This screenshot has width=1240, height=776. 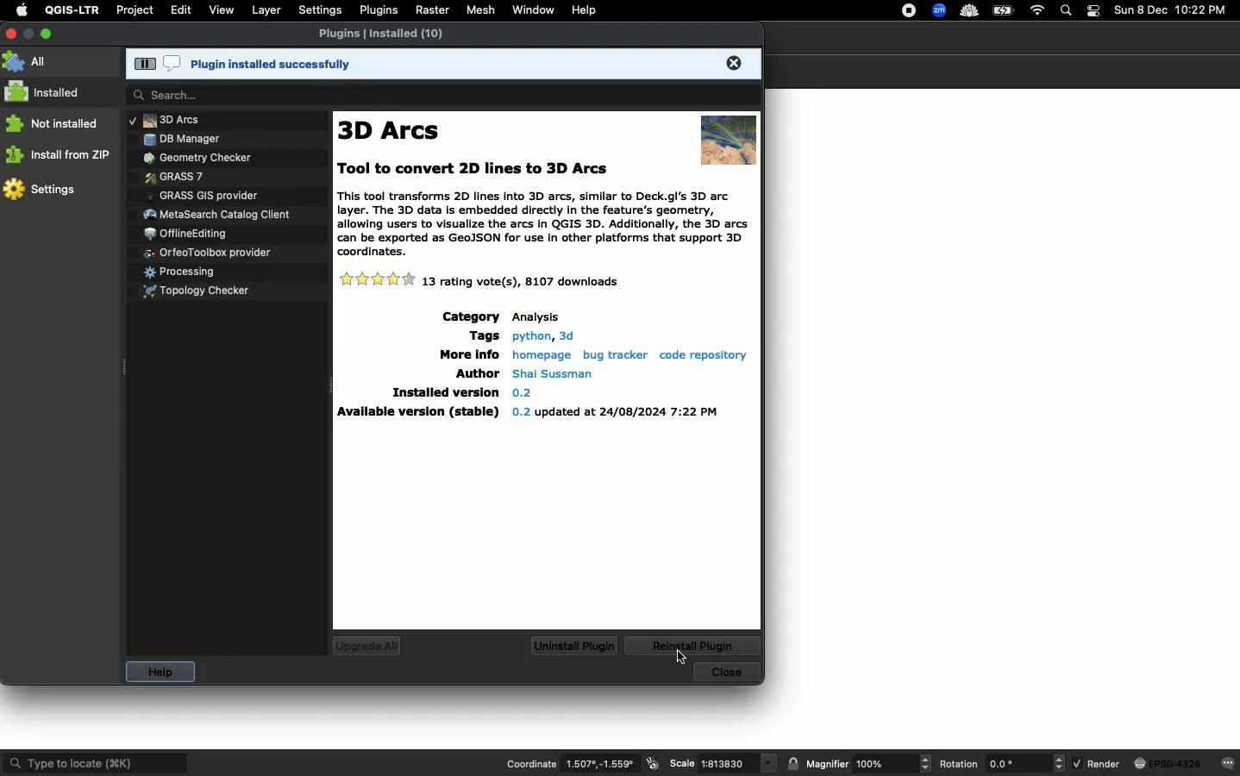 What do you see at coordinates (1067, 10) in the screenshot?
I see `Search` at bounding box center [1067, 10].